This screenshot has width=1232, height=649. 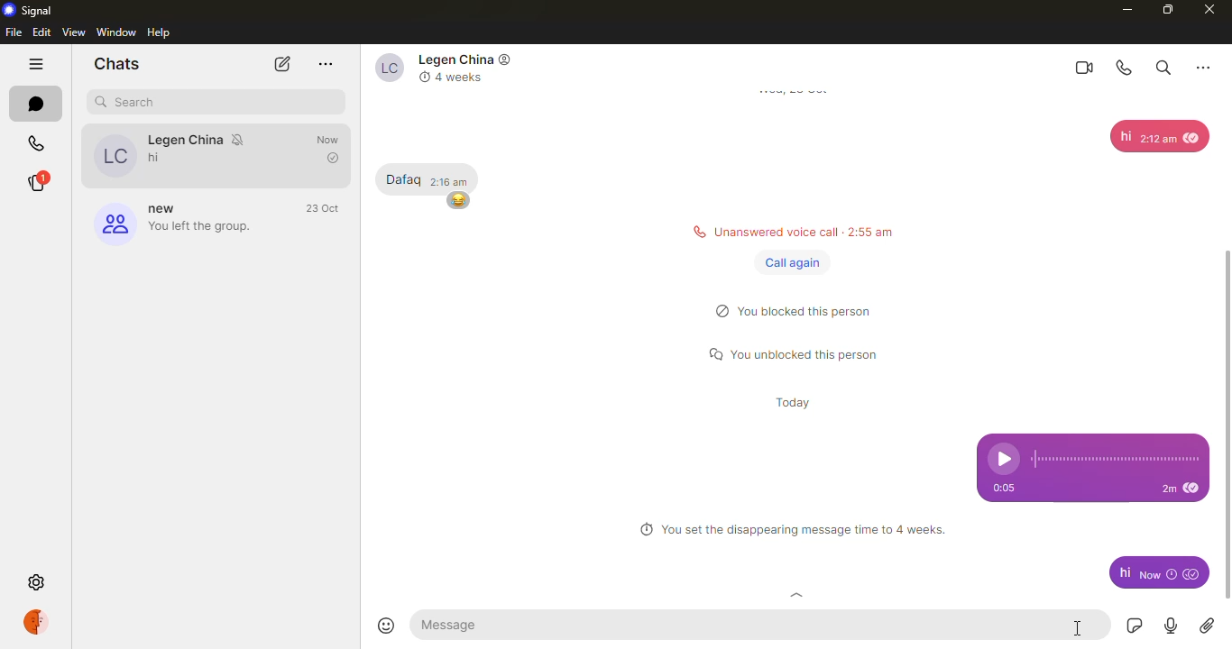 What do you see at coordinates (117, 32) in the screenshot?
I see `window` at bounding box center [117, 32].